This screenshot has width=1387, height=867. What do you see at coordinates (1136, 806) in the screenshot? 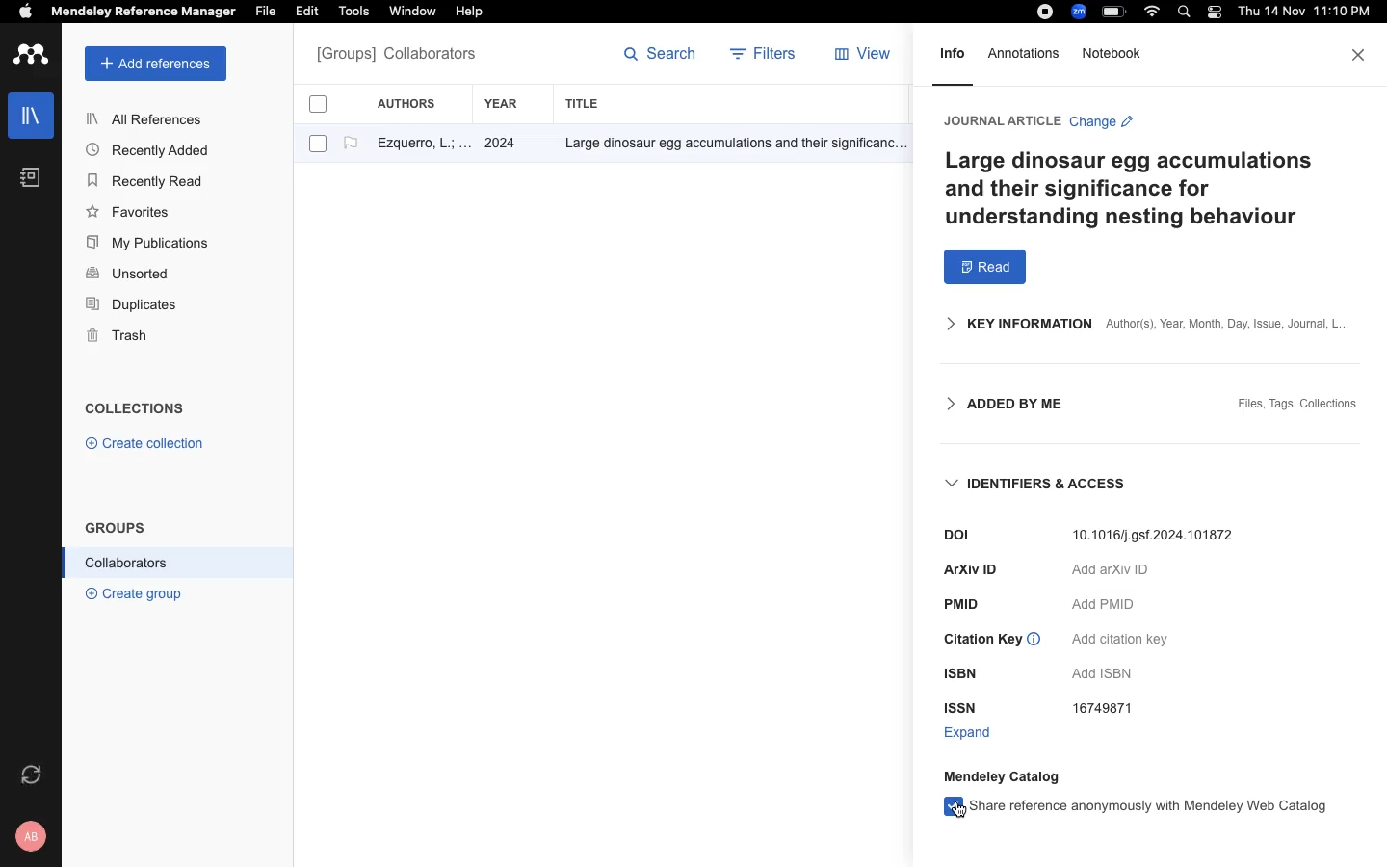
I see `Share reference anonymously with Mendeley Web Catalog` at bounding box center [1136, 806].